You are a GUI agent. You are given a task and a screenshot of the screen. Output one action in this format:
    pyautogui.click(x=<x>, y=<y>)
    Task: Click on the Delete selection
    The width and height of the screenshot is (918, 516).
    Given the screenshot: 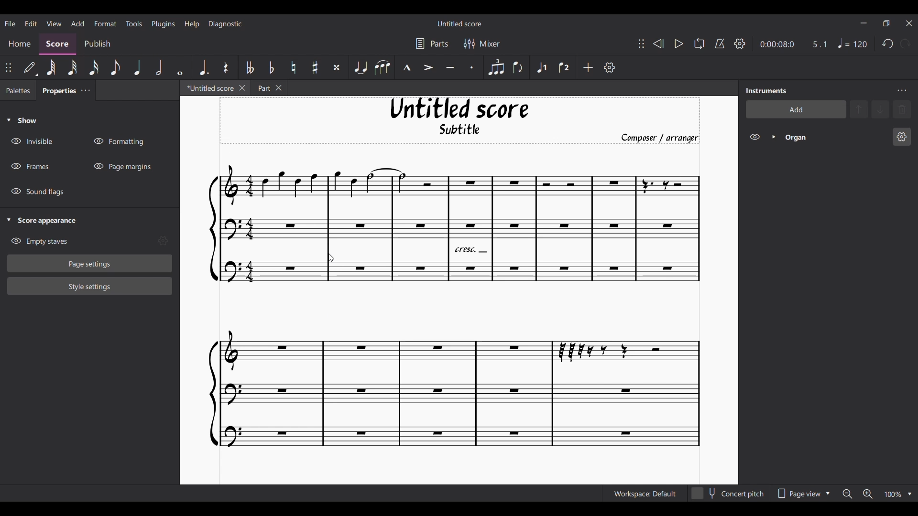 What is the action you would take?
    pyautogui.click(x=902, y=109)
    